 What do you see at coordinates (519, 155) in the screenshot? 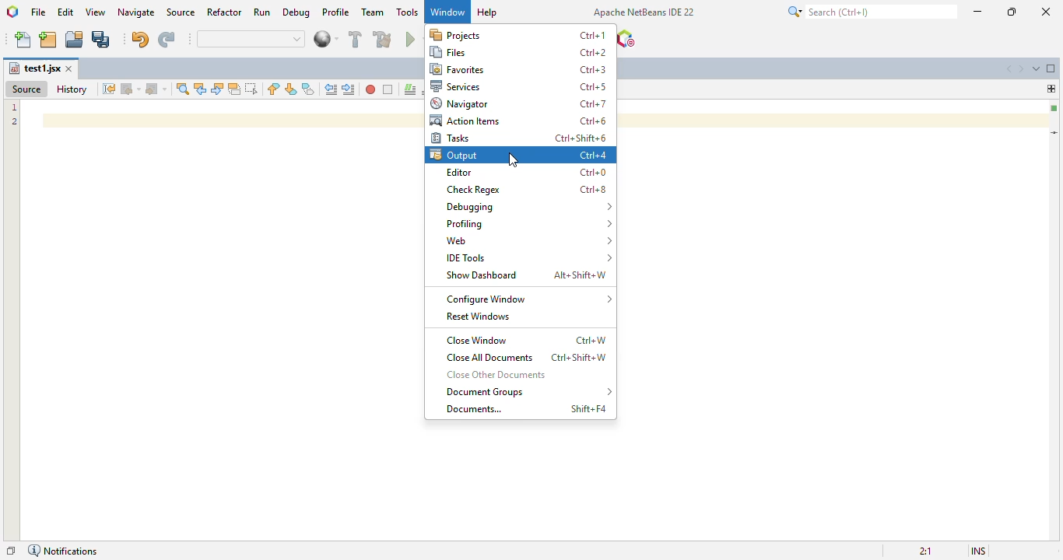
I see `output Ctrl + 4` at bounding box center [519, 155].